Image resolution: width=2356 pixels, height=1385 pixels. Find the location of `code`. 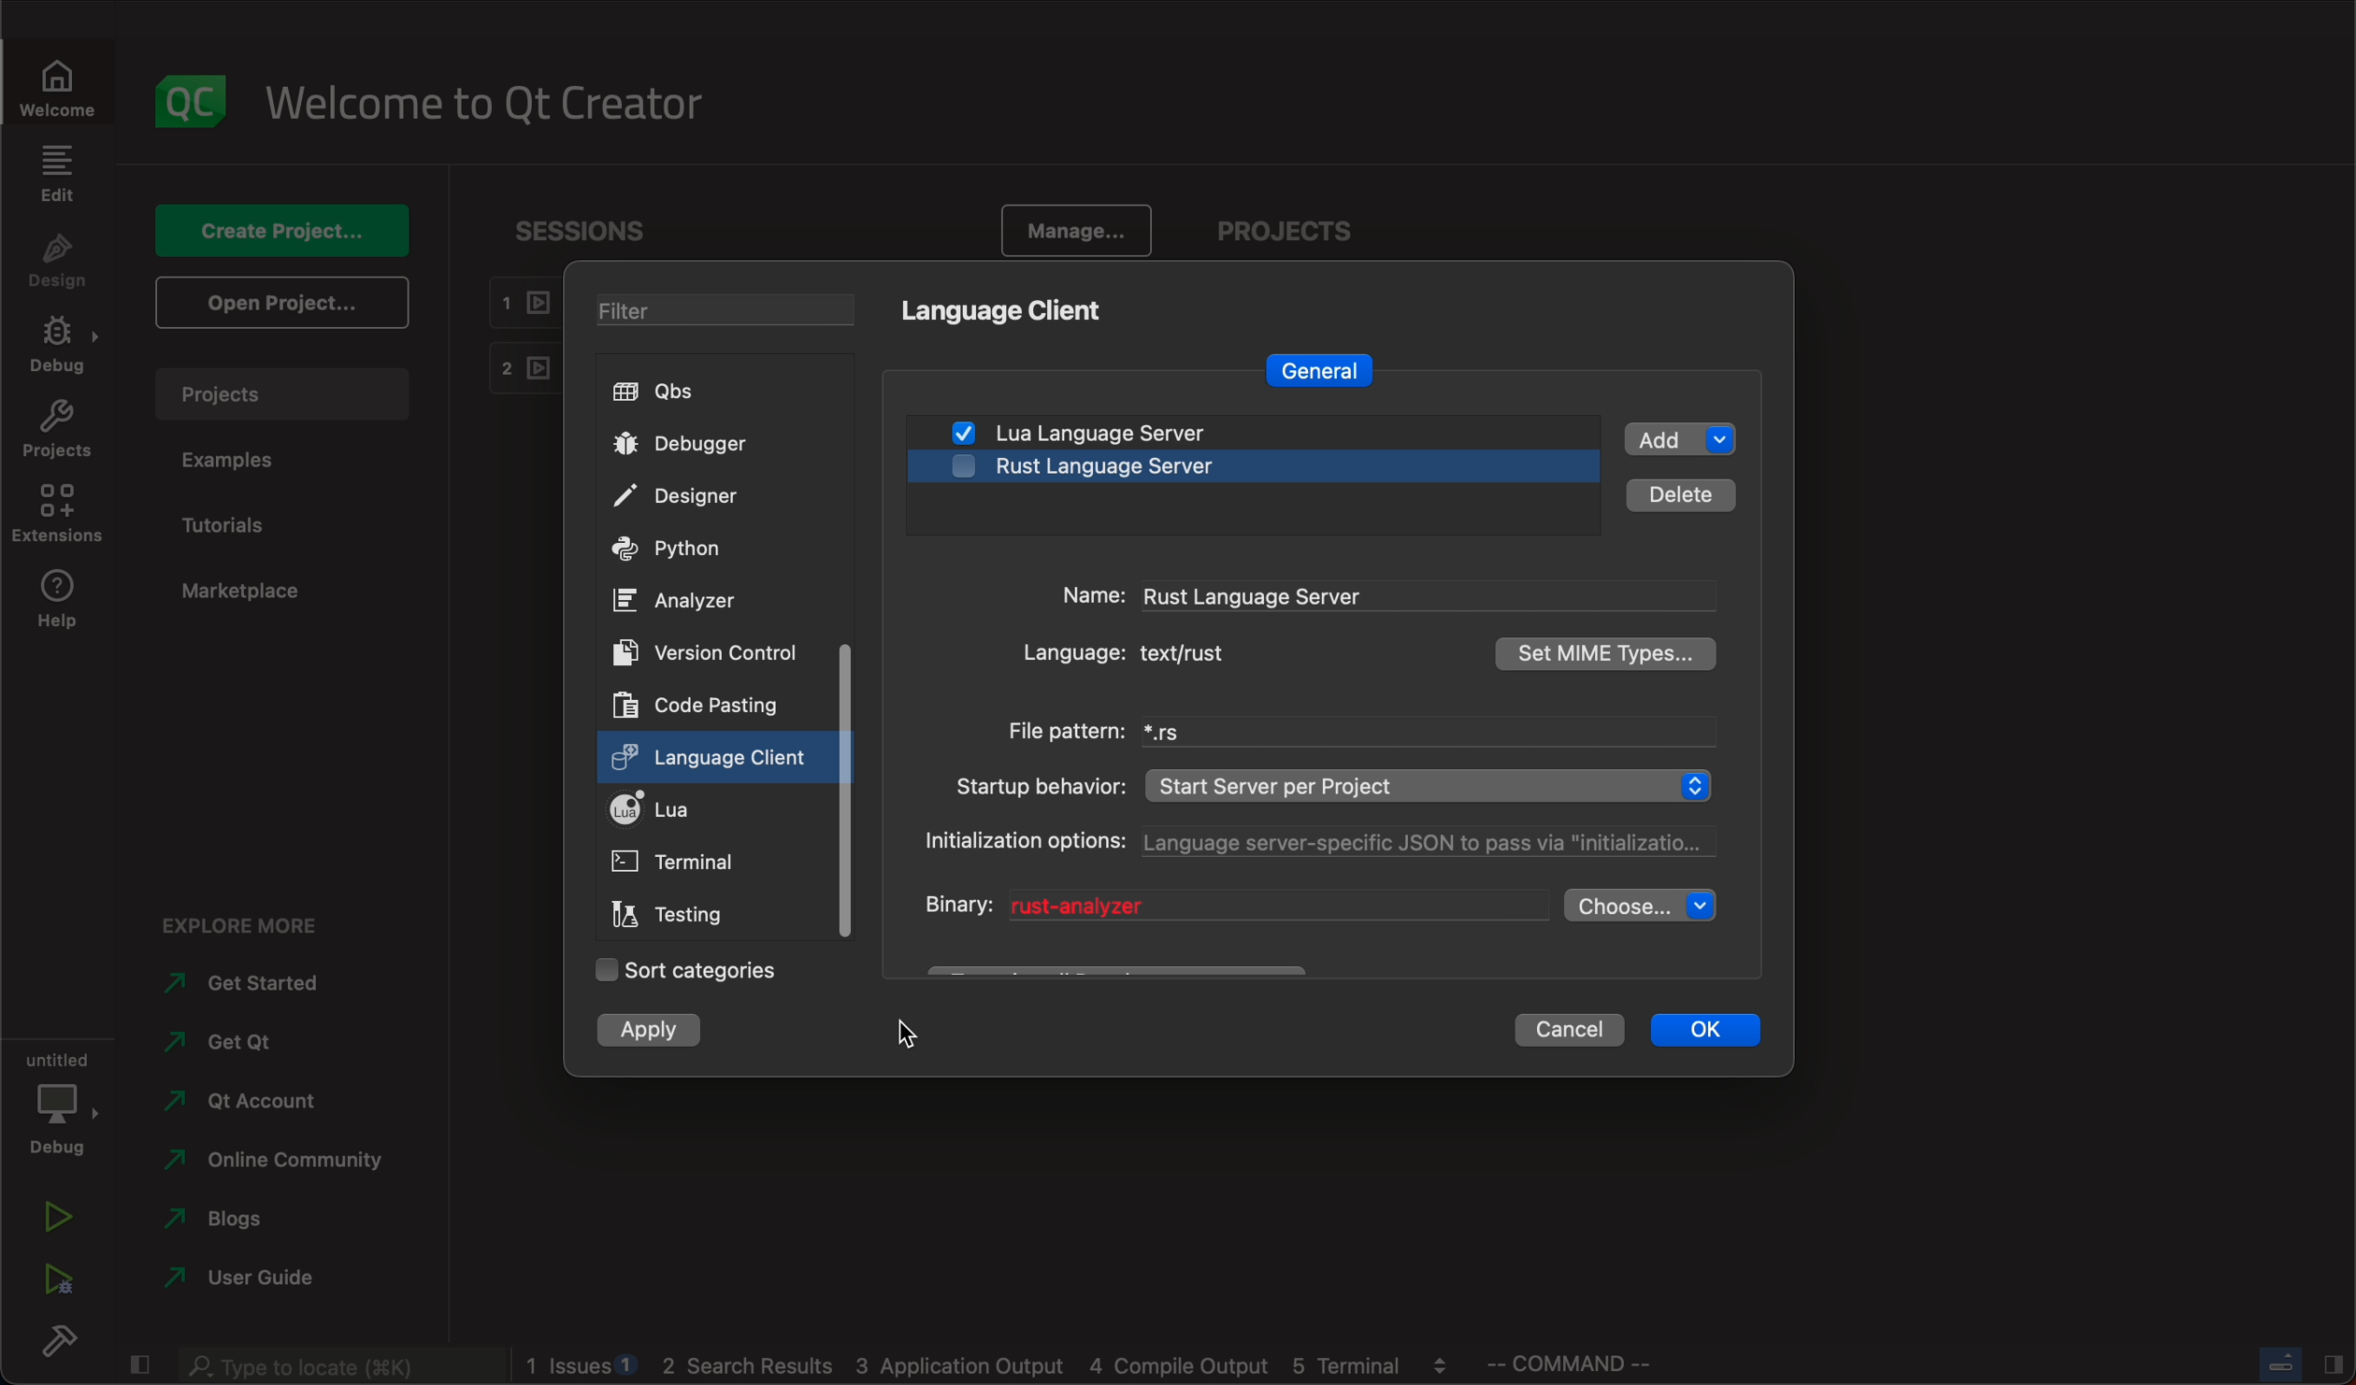

code is located at coordinates (701, 704).